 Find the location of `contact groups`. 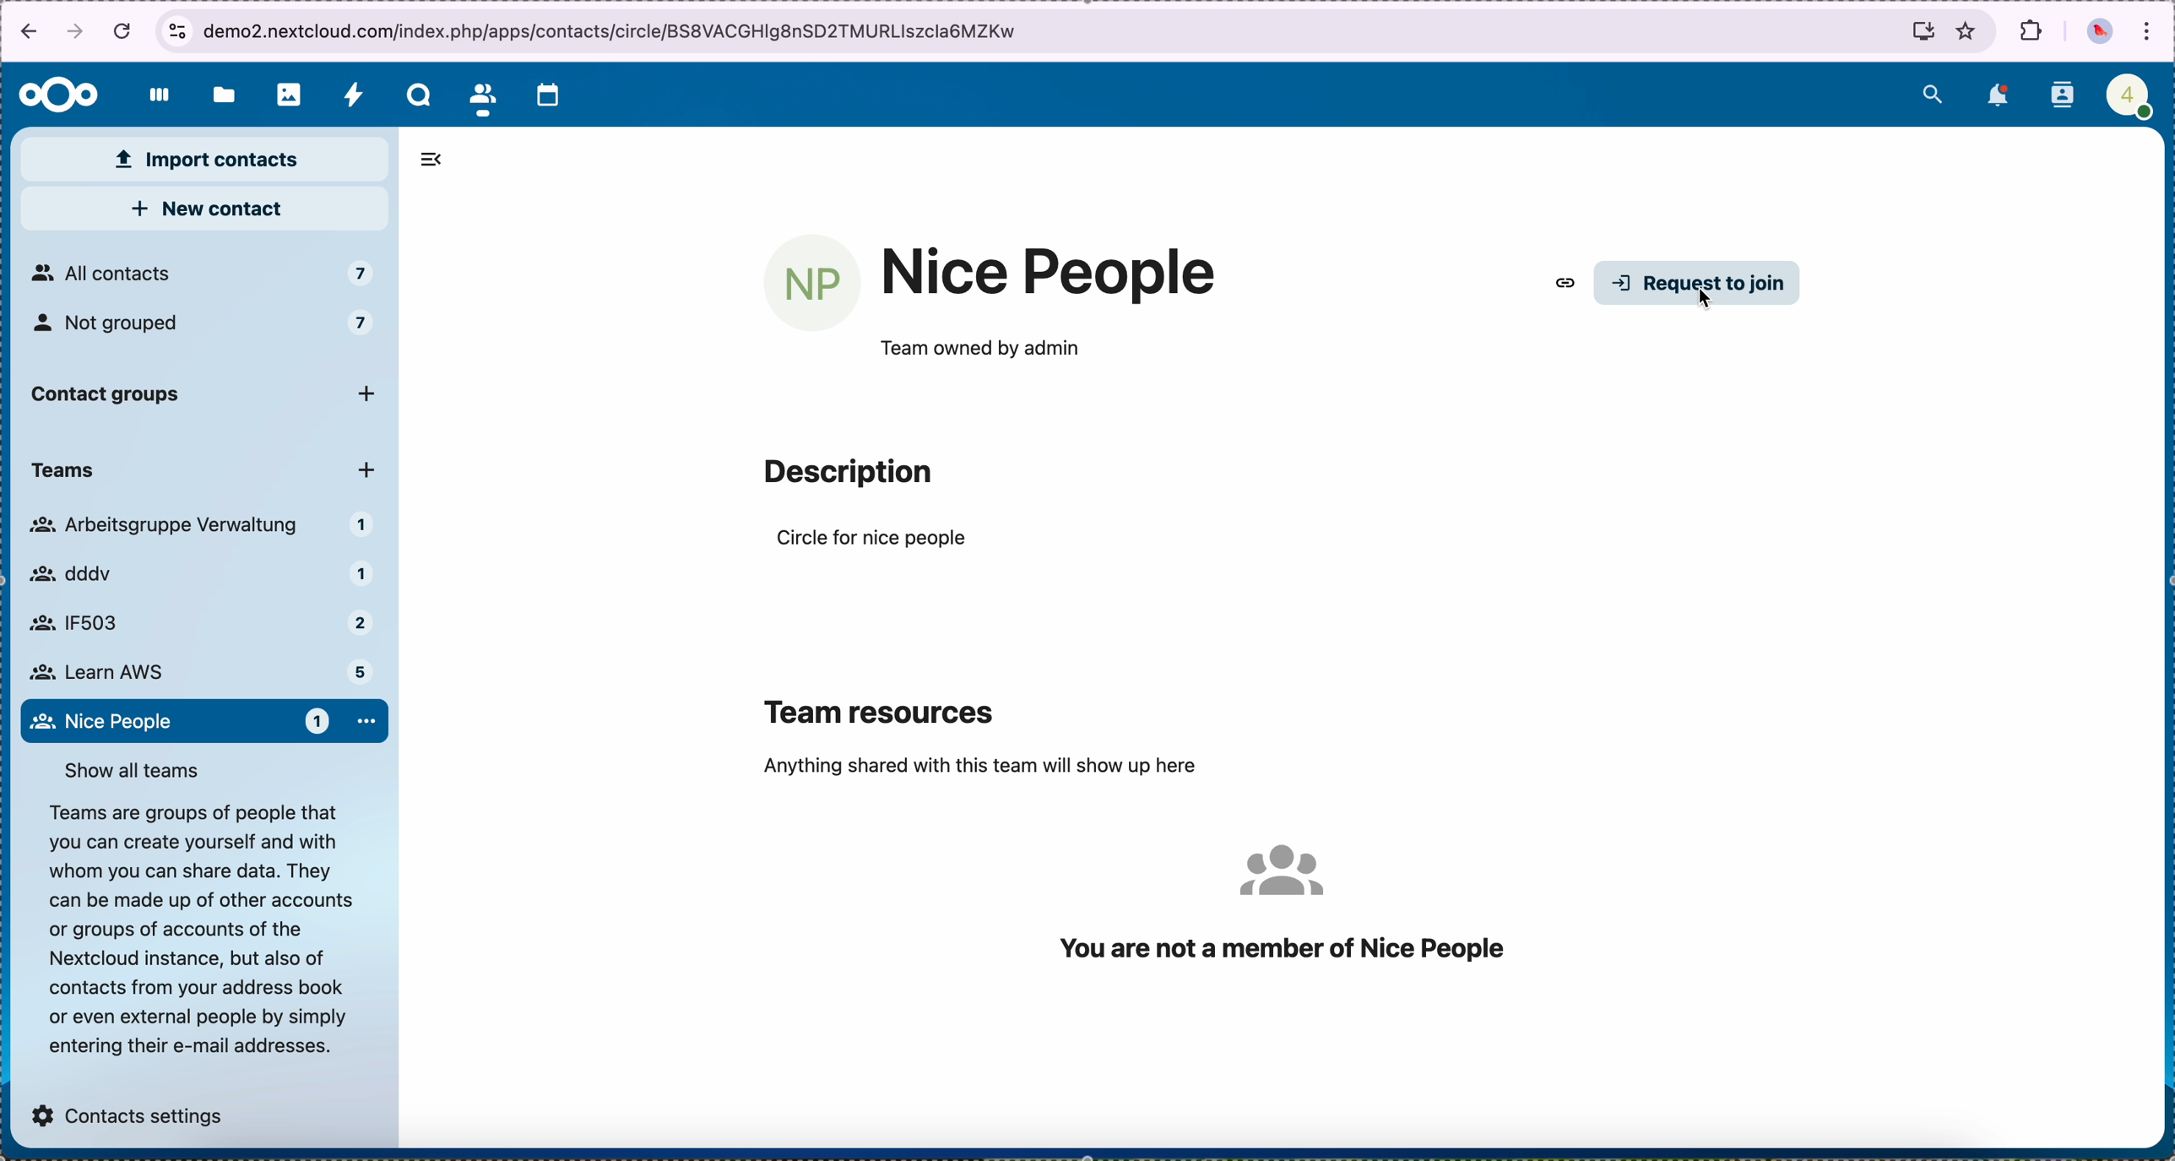

contact groups is located at coordinates (208, 397).